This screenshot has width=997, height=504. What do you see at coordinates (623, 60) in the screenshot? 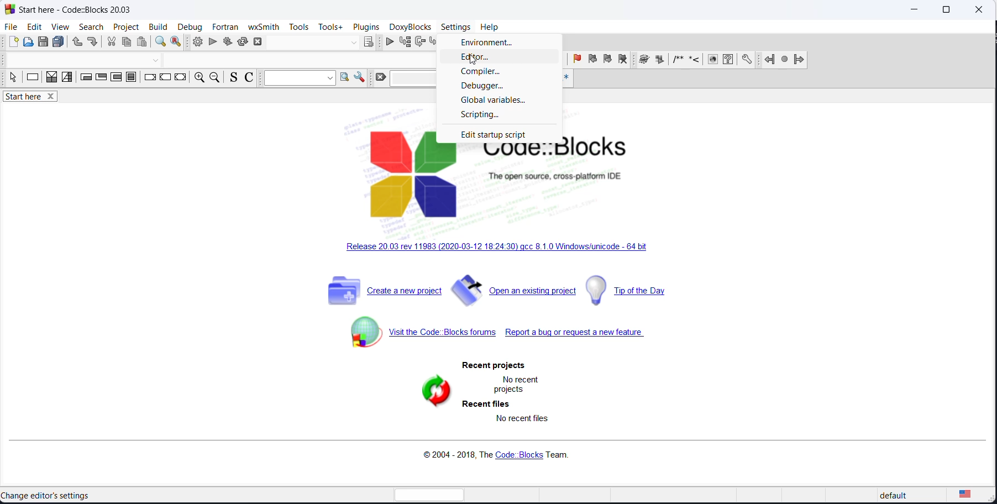
I see `remove bookmark` at bounding box center [623, 60].